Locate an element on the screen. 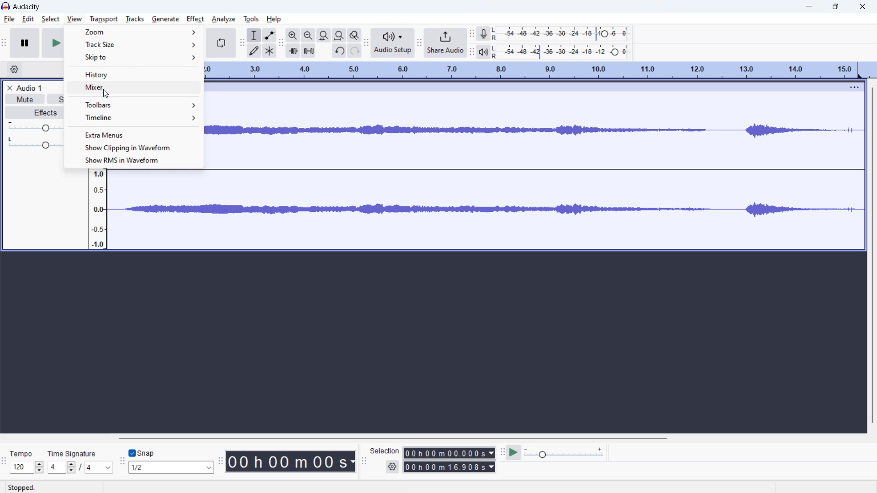 This screenshot has width=877, height=493. record level is located at coordinates (570, 32).